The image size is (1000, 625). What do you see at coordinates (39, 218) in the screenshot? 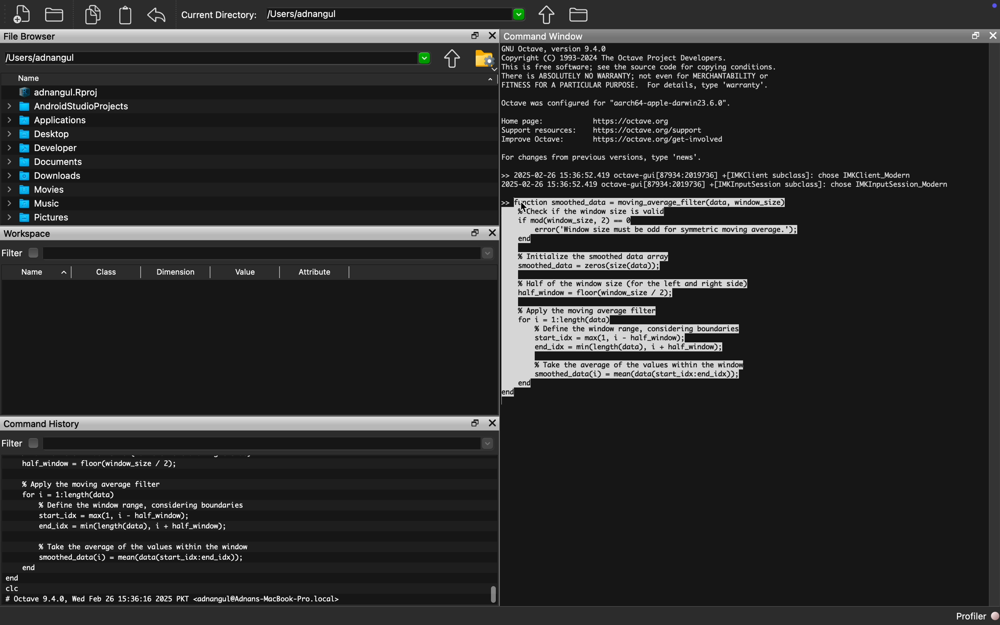
I see `Pictures` at bounding box center [39, 218].